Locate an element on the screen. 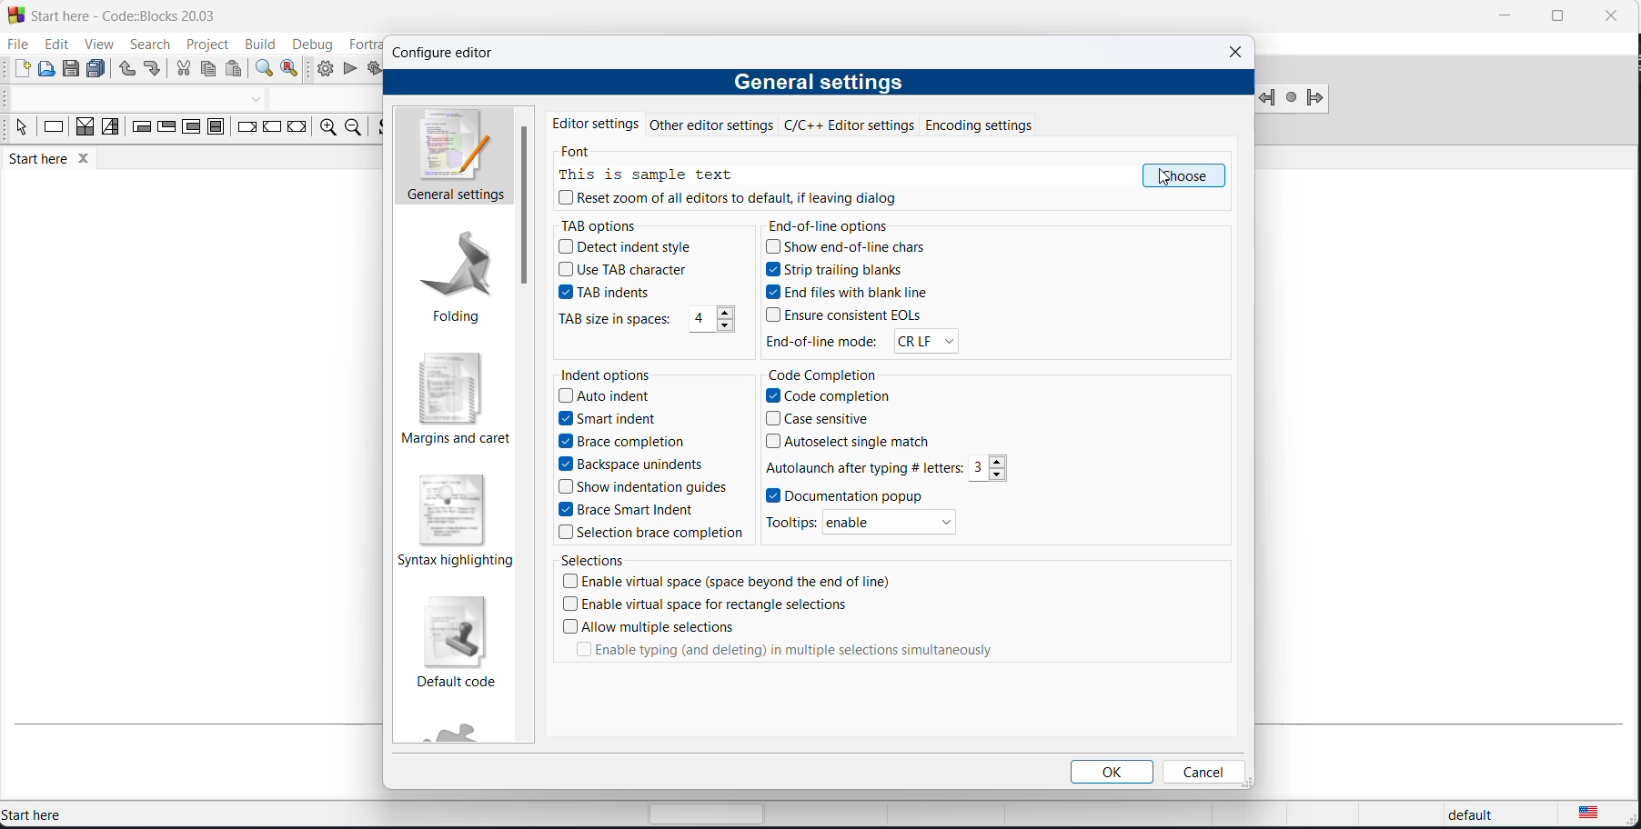 The height and width of the screenshot is (829, 1641). save all is located at coordinates (99, 69).